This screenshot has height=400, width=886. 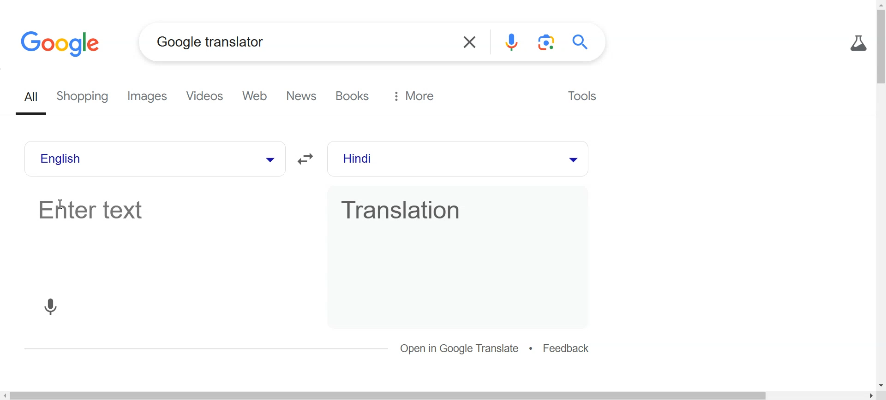 I want to click on Web, so click(x=258, y=96).